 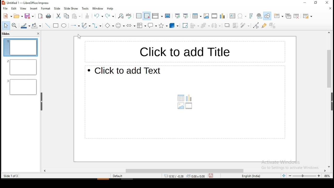 What do you see at coordinates (71, 8) in the screenshot?
I see `slide show` at bounding box center [71, 8].